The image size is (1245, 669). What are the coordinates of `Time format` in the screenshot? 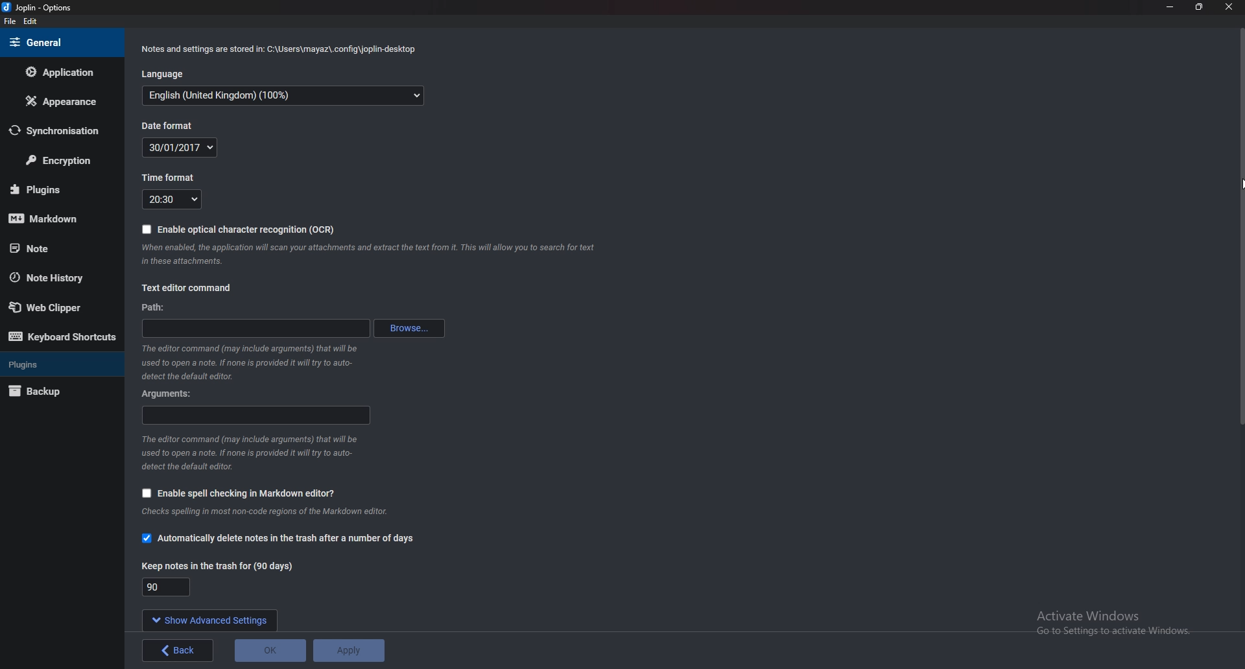 It's located at (178, 176).